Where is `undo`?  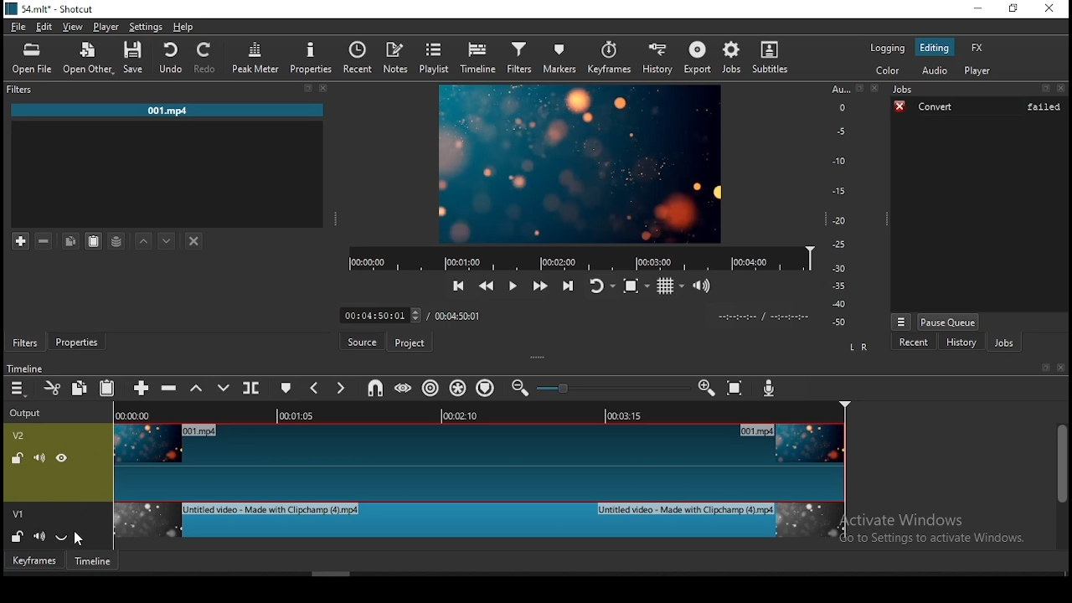
undo is located at coordinates (170, 59).